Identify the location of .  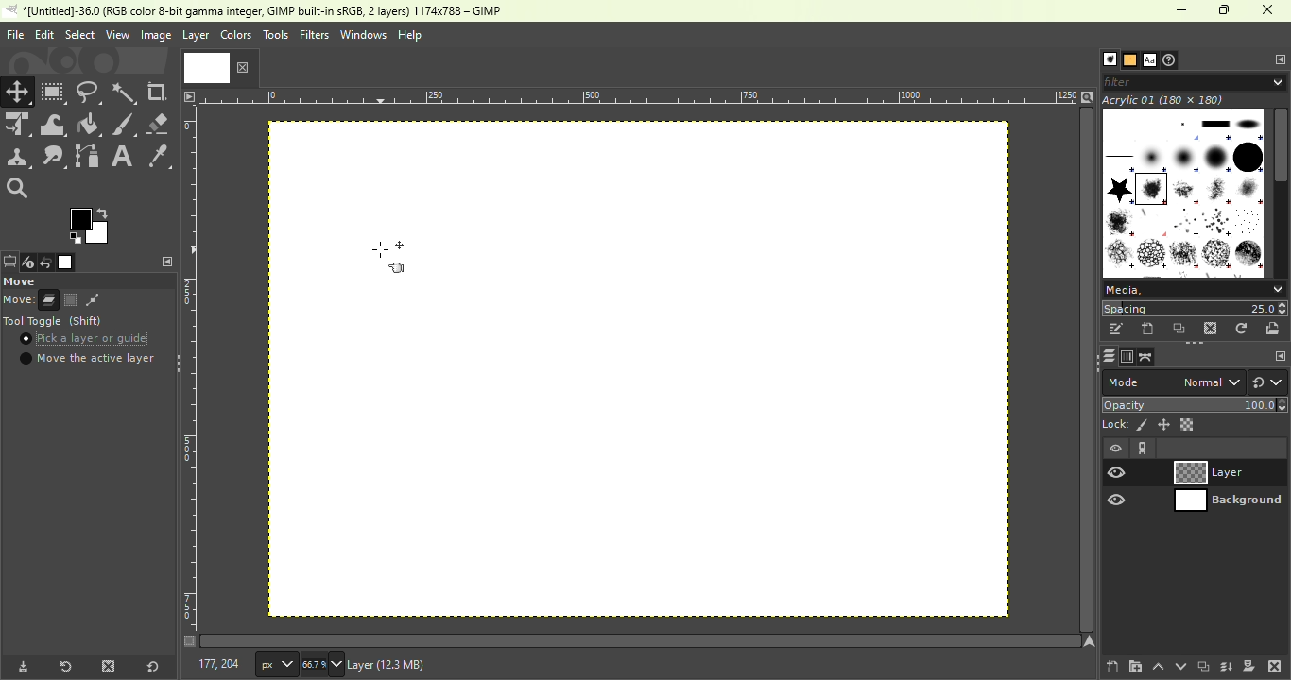
(78, 35).